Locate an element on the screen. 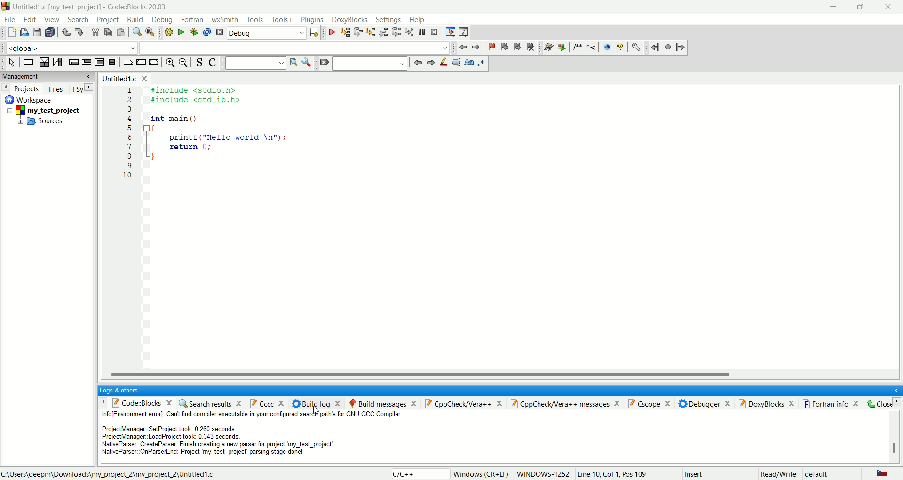 Image resolution: width=903 pixels, height=480 pixels. build and run is located at coordinates (192, 32).